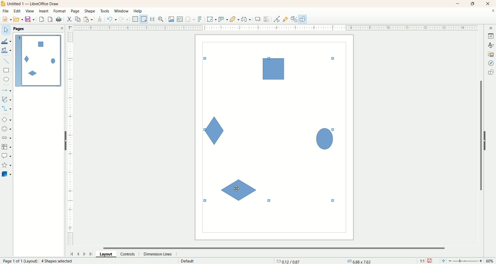 The height and width of the screenshot is (264, 496). What do you see at coordinates (430, 261) in the screenshot?
I see `save` at bounding box center [430, 261].